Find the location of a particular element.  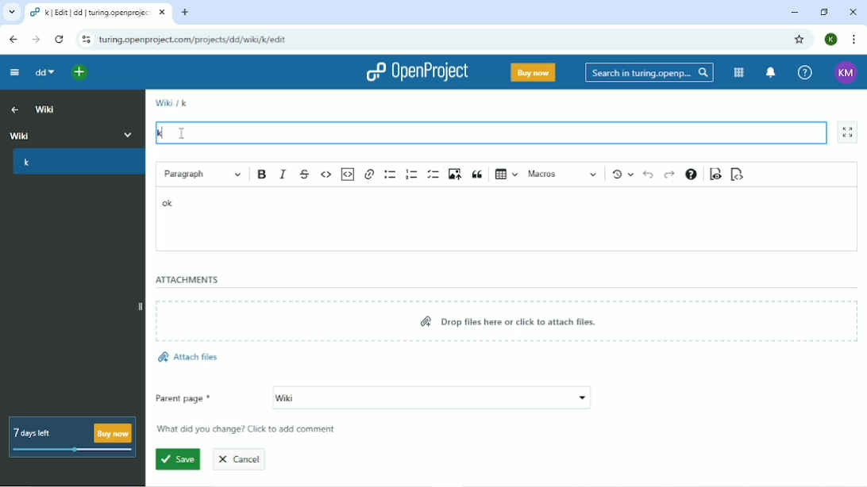

Toggle preview mode is located at coordinates (715, 174).